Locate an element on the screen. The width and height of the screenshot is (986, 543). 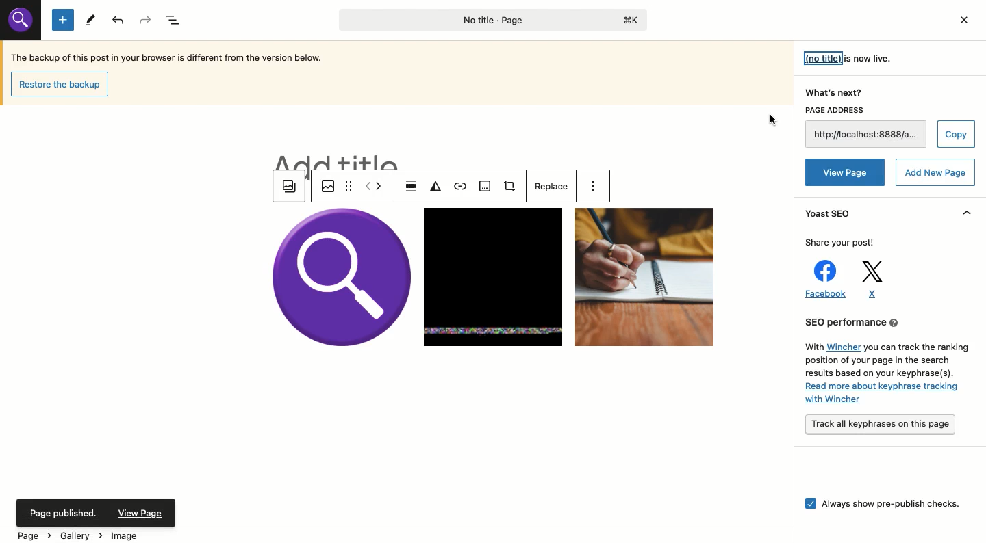
options is located at coordinates (597, 187).